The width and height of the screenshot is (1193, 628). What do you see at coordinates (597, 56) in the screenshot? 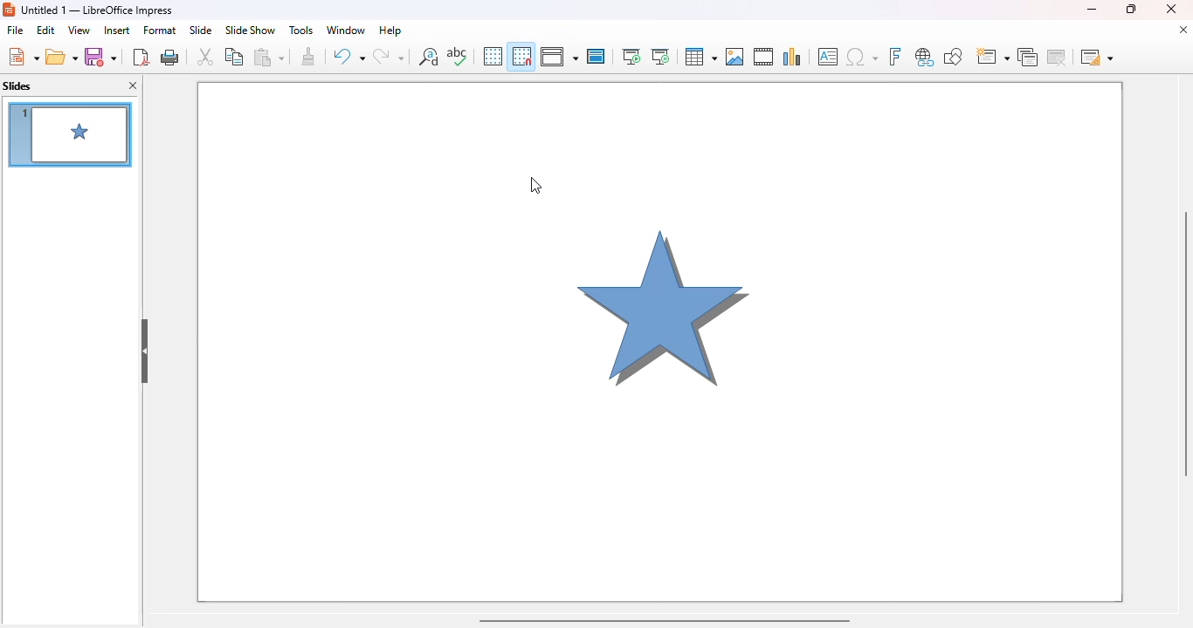
I see `master slide` at bounding box center [597, 56].